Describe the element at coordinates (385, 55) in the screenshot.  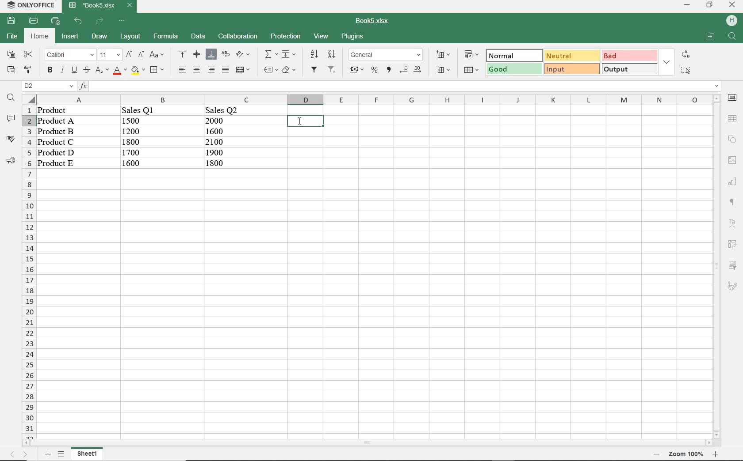
I see `number format` at that location.